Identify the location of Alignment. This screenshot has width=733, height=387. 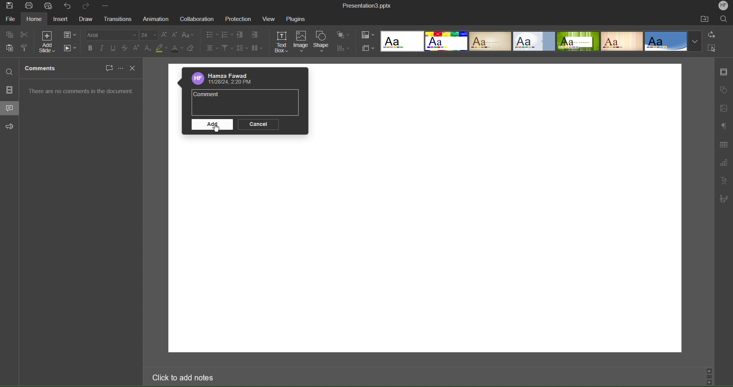
(212, 49).